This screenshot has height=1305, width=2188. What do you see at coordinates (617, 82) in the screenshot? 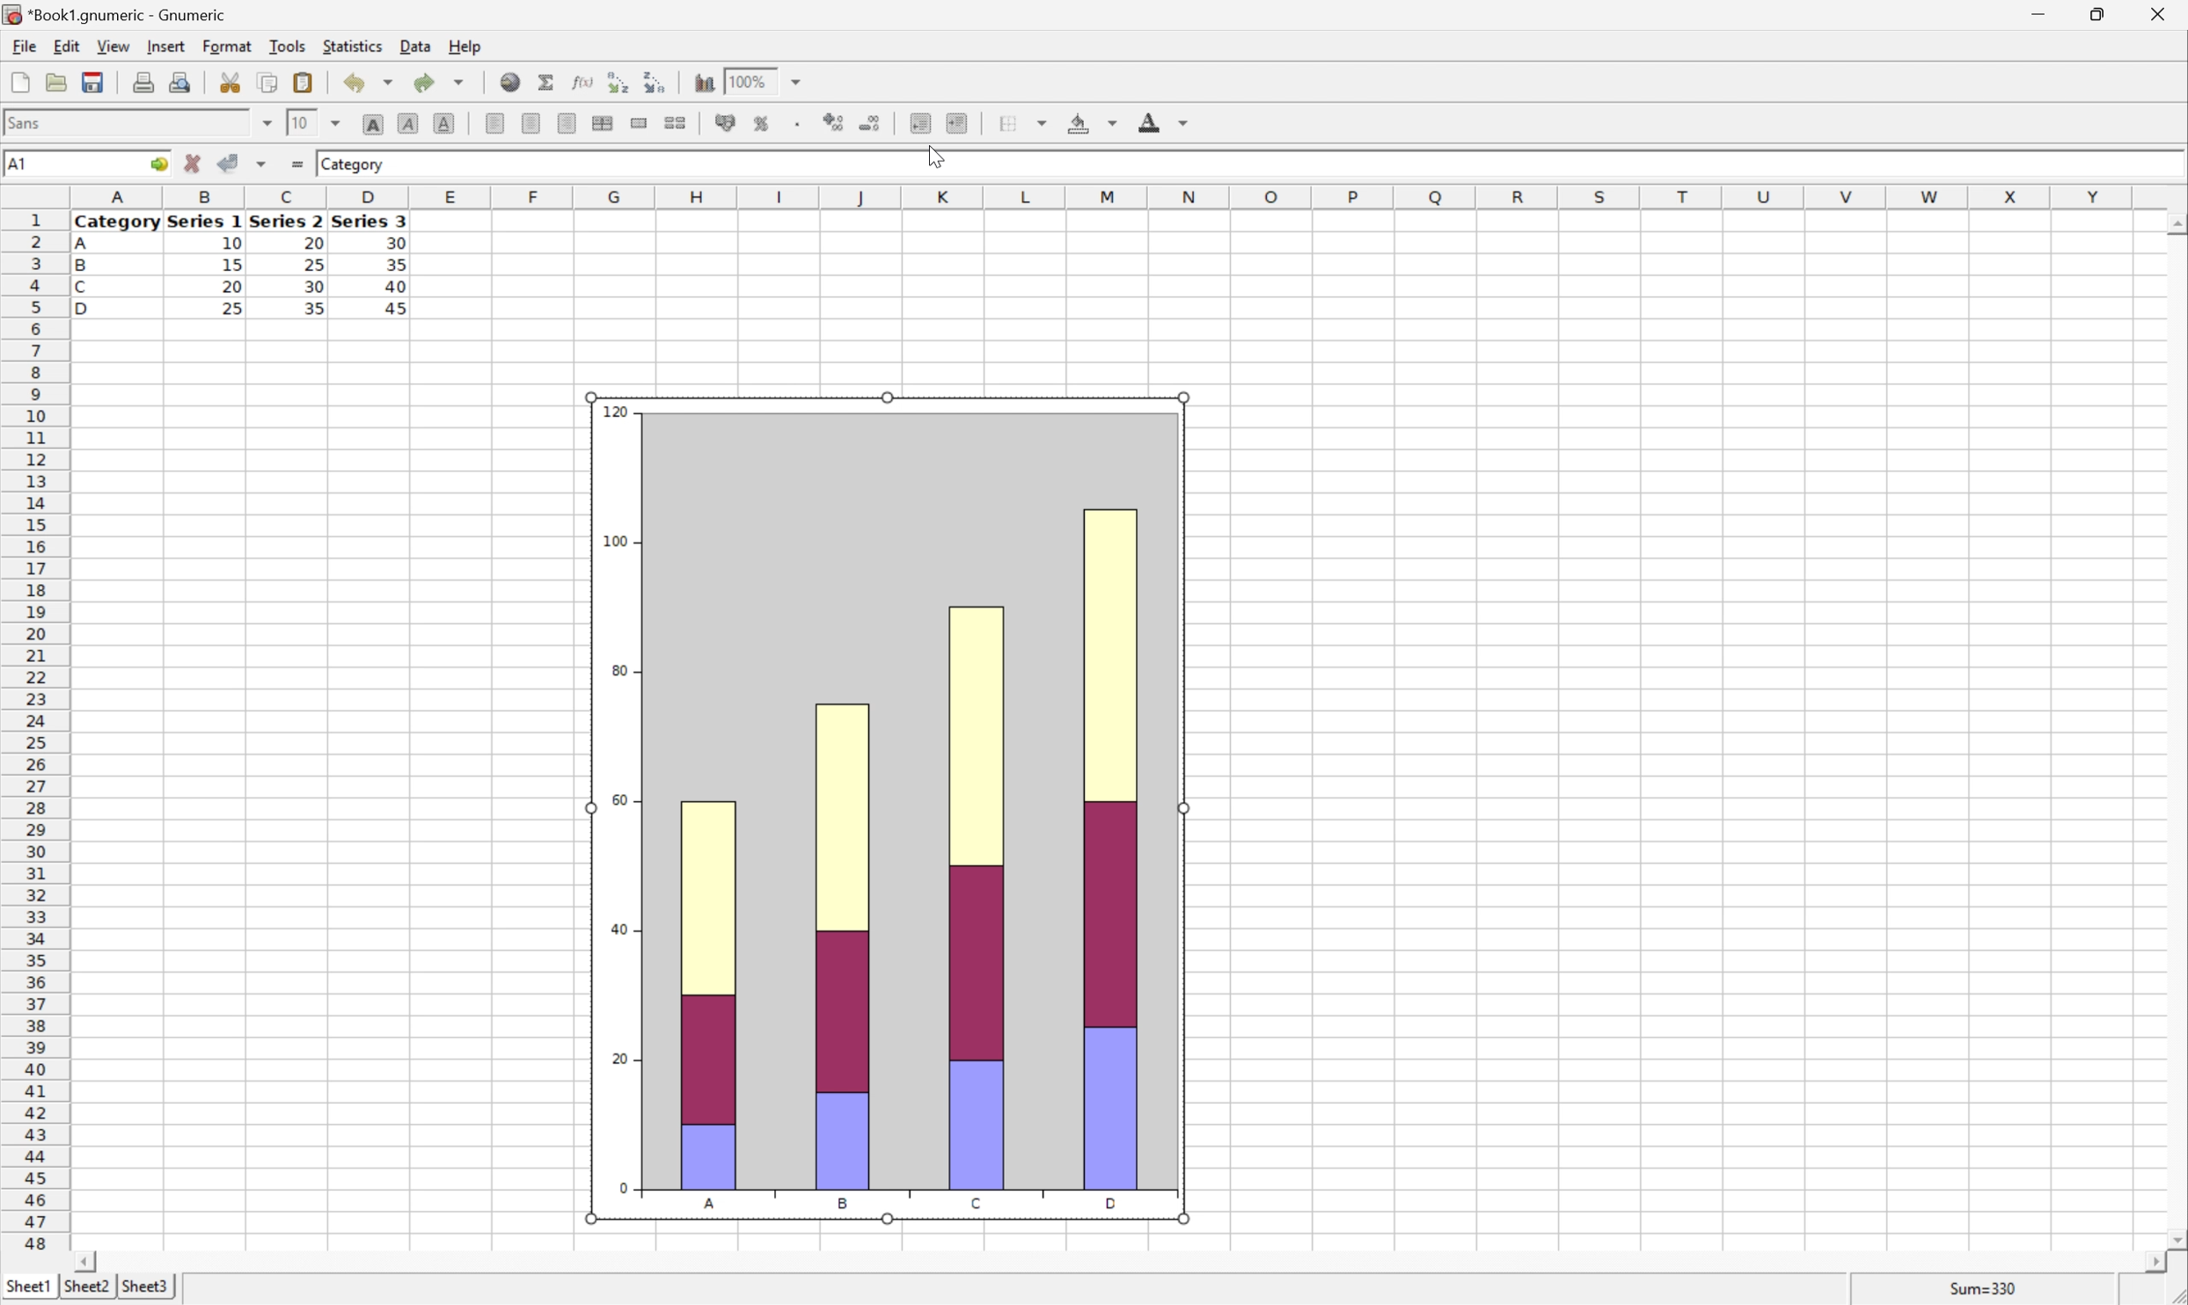
I see `Sort the selected region in ascending order based on the first column selected` at bounding box center [617, 82].